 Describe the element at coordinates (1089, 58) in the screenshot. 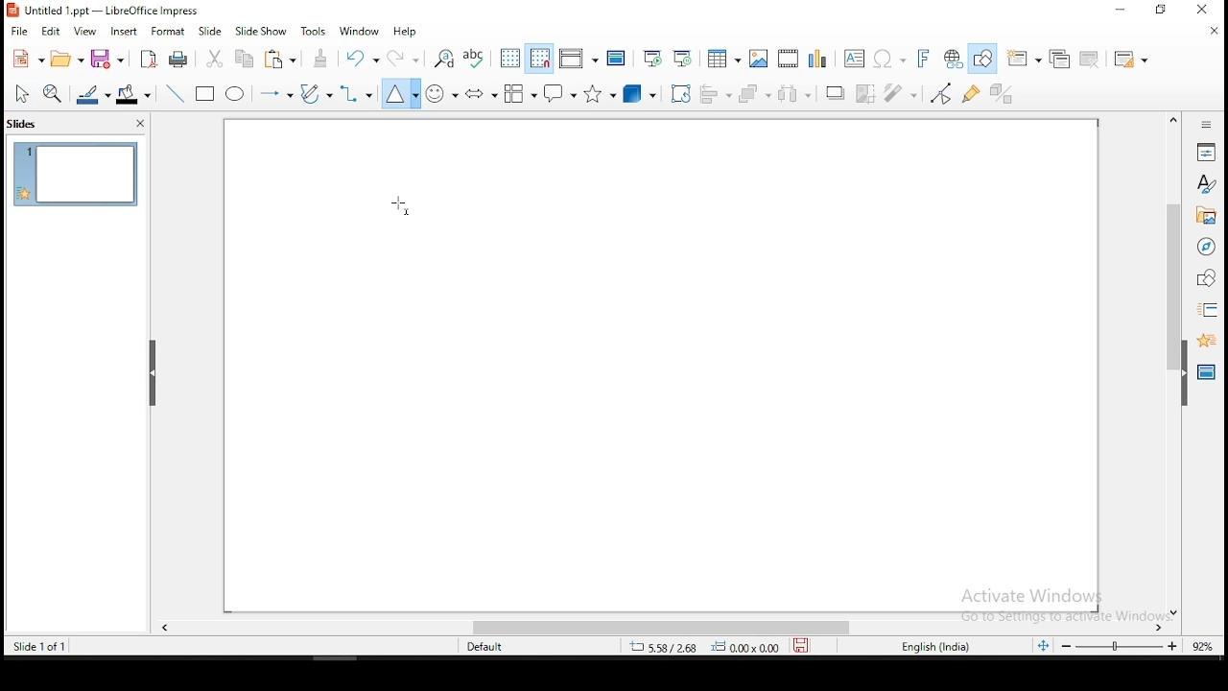

I see `delete slide` at that location.